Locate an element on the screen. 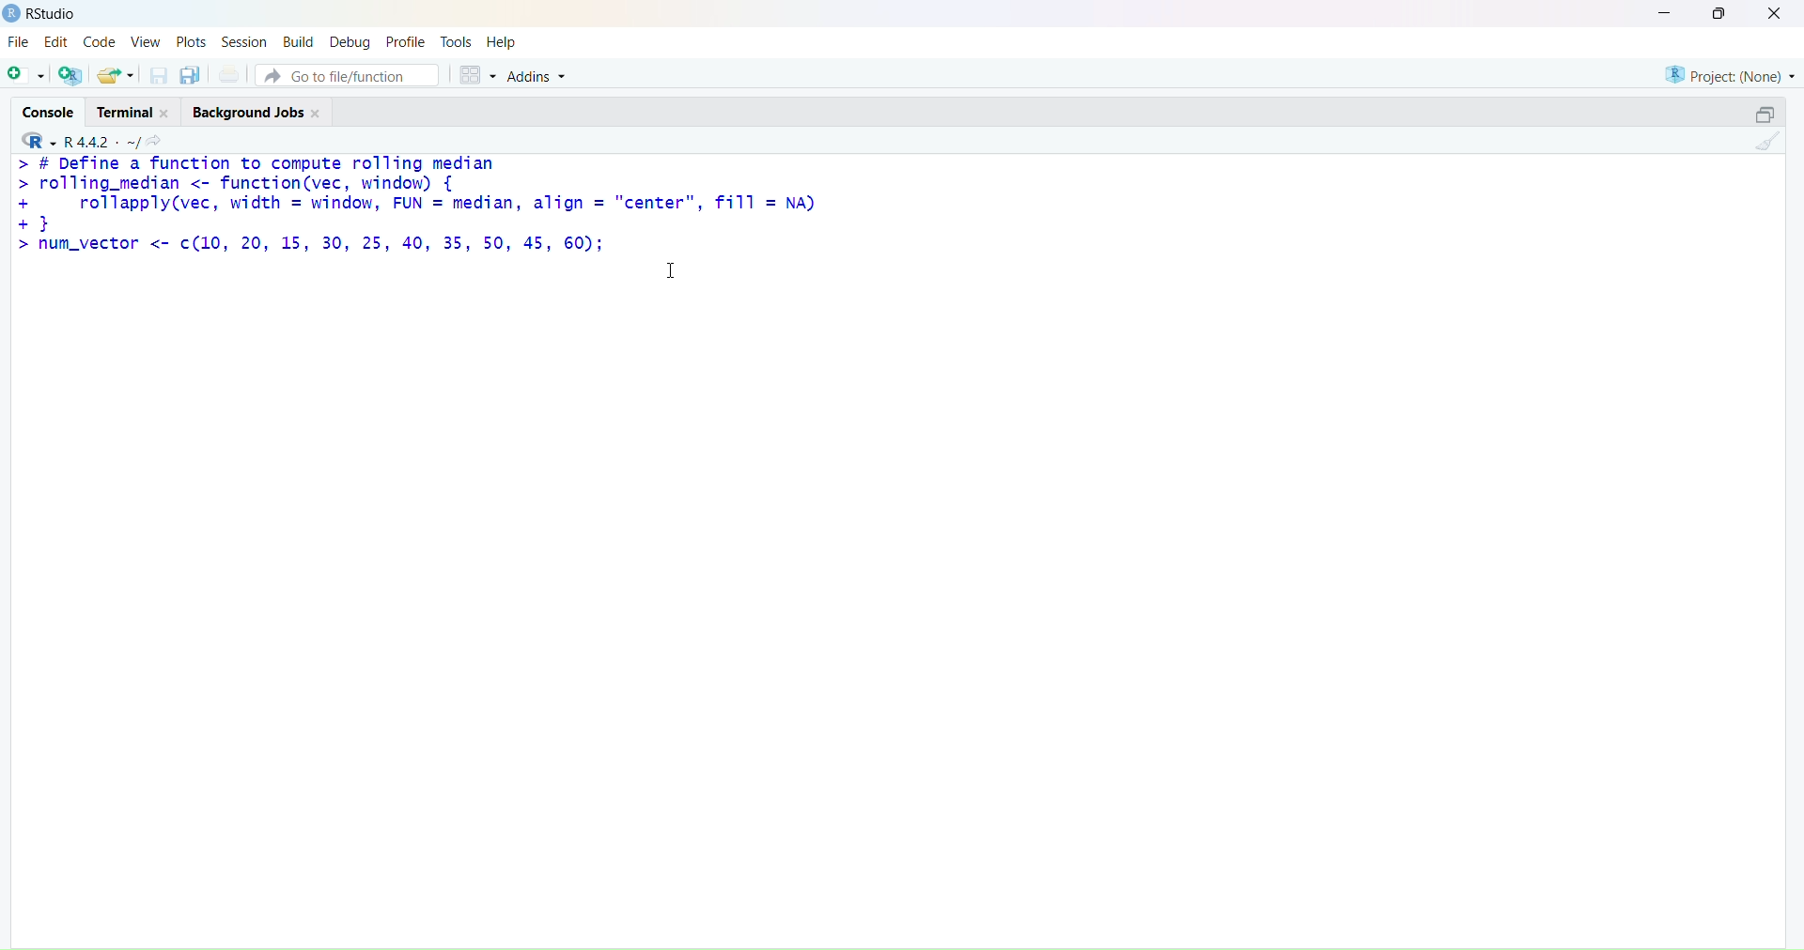  go to file/function is located at coordinates (350, 76).